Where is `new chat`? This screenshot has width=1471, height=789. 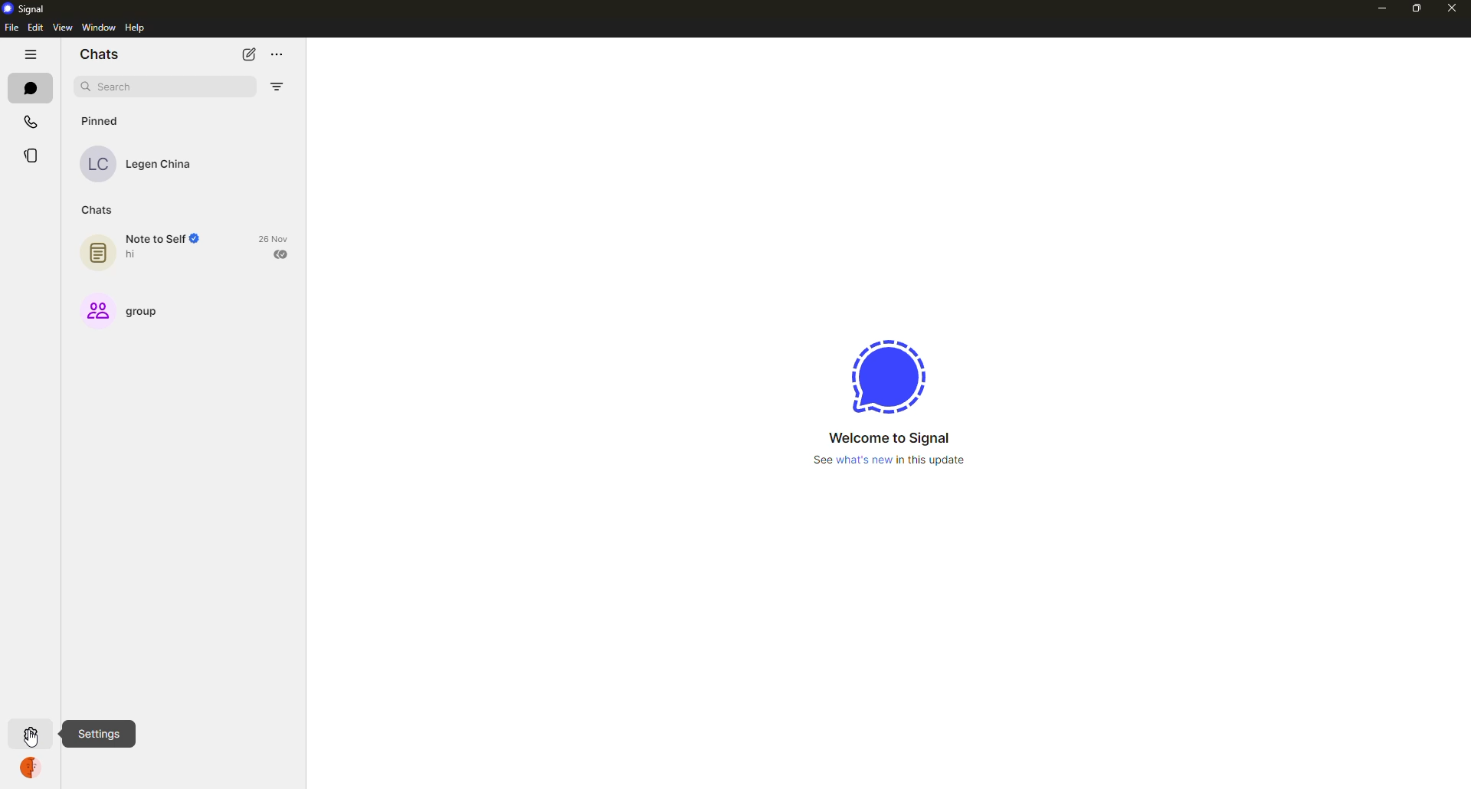 new chat is located at coordinates (250, 54).